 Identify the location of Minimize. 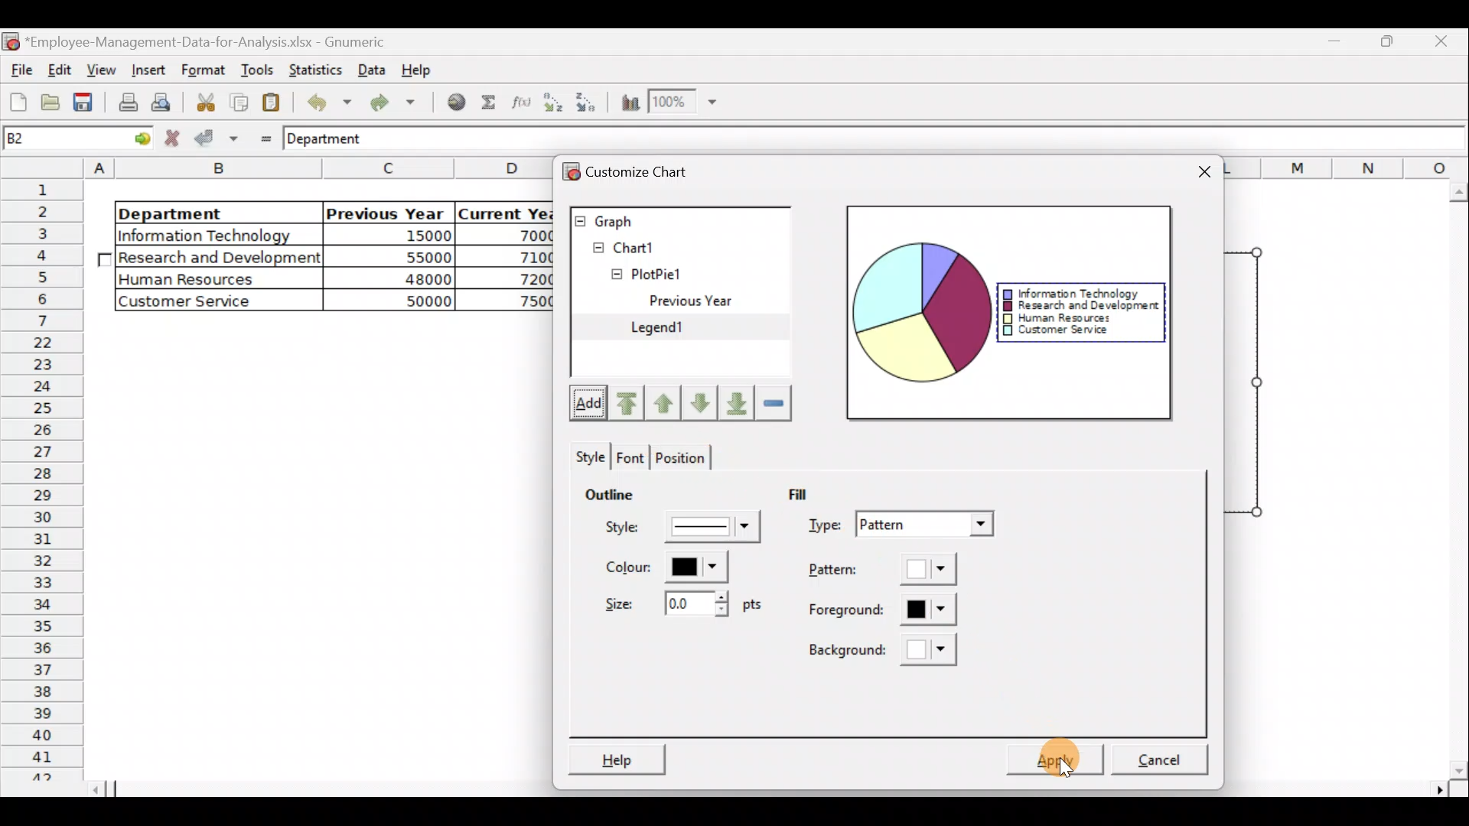
(1388, 47).